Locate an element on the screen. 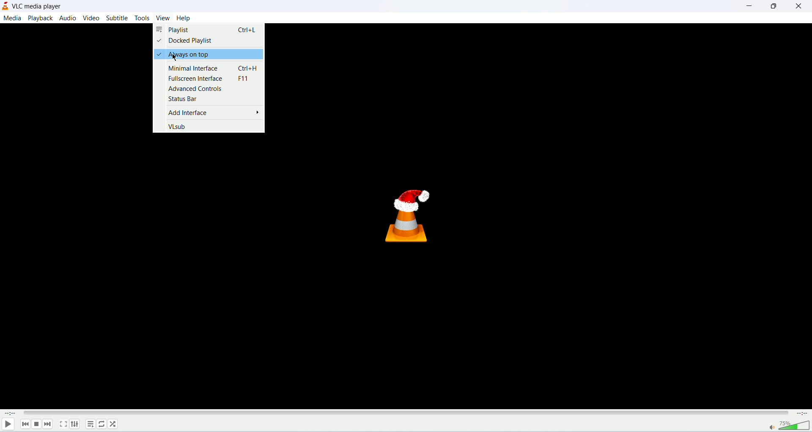 This screenshot has width=812, height=432. total time is located at coordinates (801, 413).